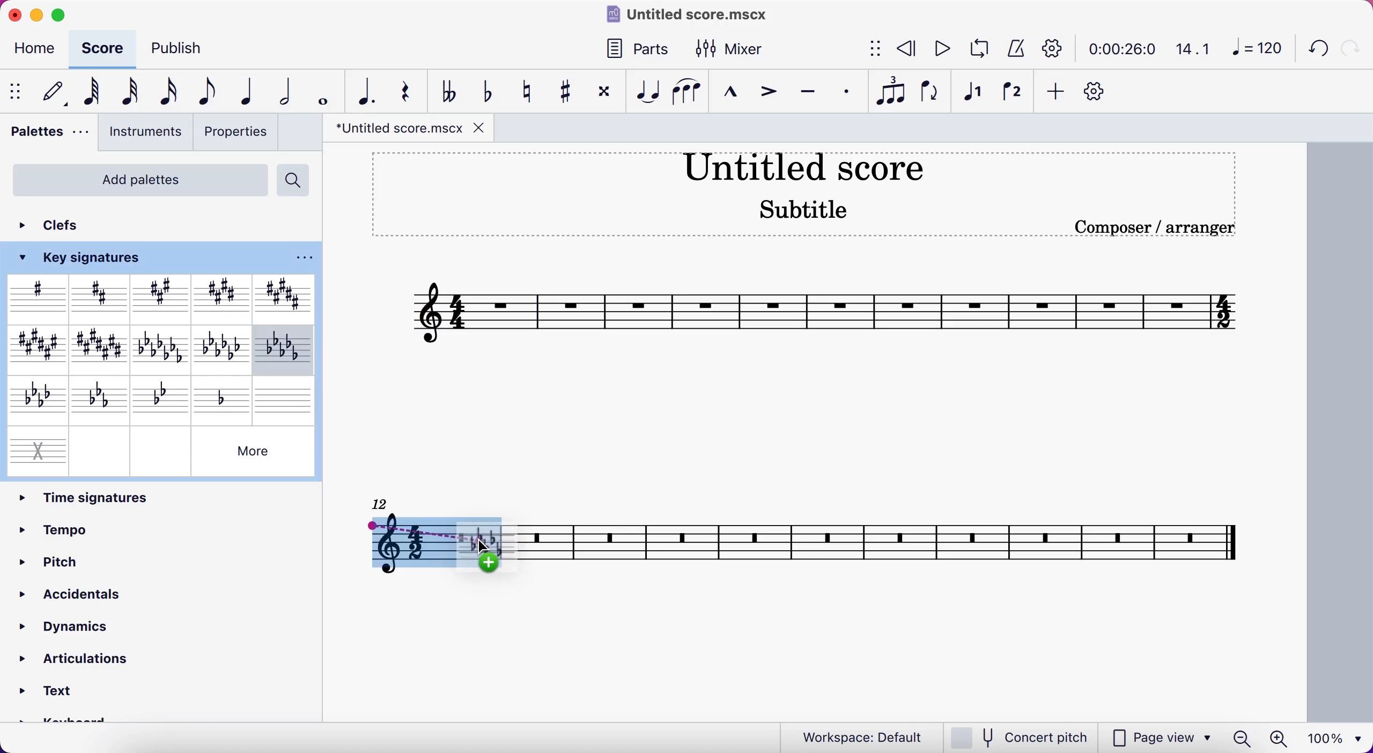 The image size is (1373, 753). Describe the element at coordinates (57, 92) in the screenshot. I see `edit` at that location.